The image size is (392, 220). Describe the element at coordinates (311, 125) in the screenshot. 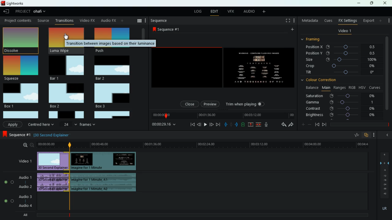

I see `minus` at that location.